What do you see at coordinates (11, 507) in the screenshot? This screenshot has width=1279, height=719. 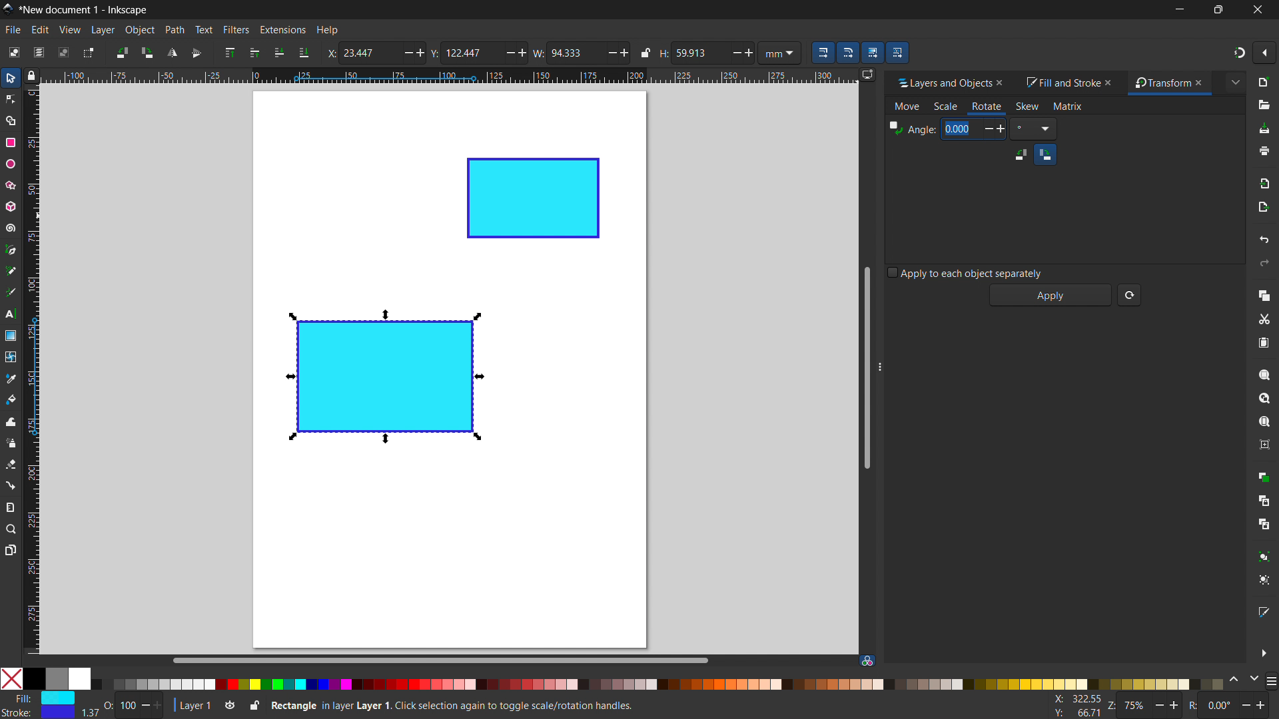 I see `measurement tool` at bounding box center [11, 507].